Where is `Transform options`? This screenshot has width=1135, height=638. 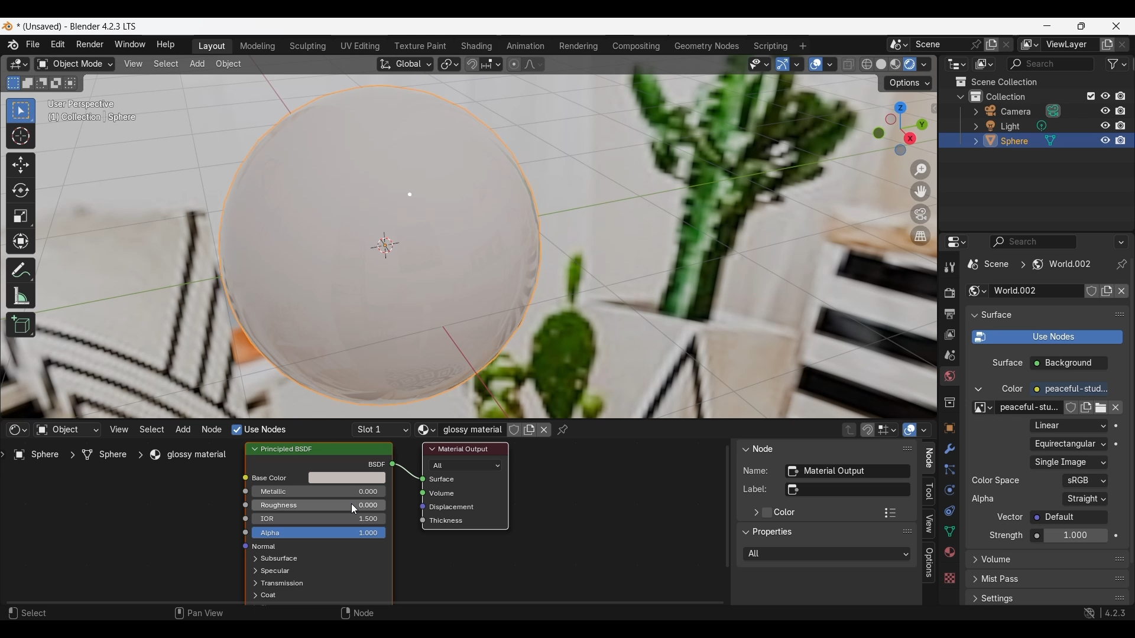 Transform options is located at coordinates (908, 83).